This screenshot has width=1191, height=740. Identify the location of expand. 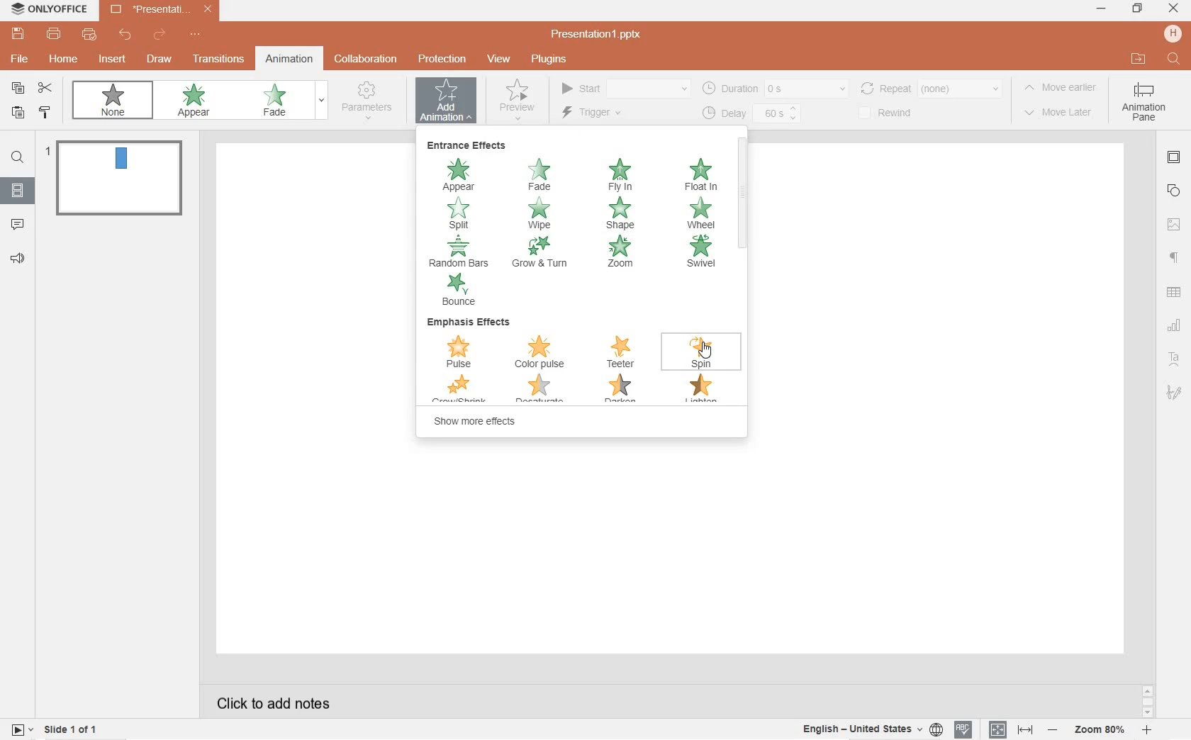
(321, 101).